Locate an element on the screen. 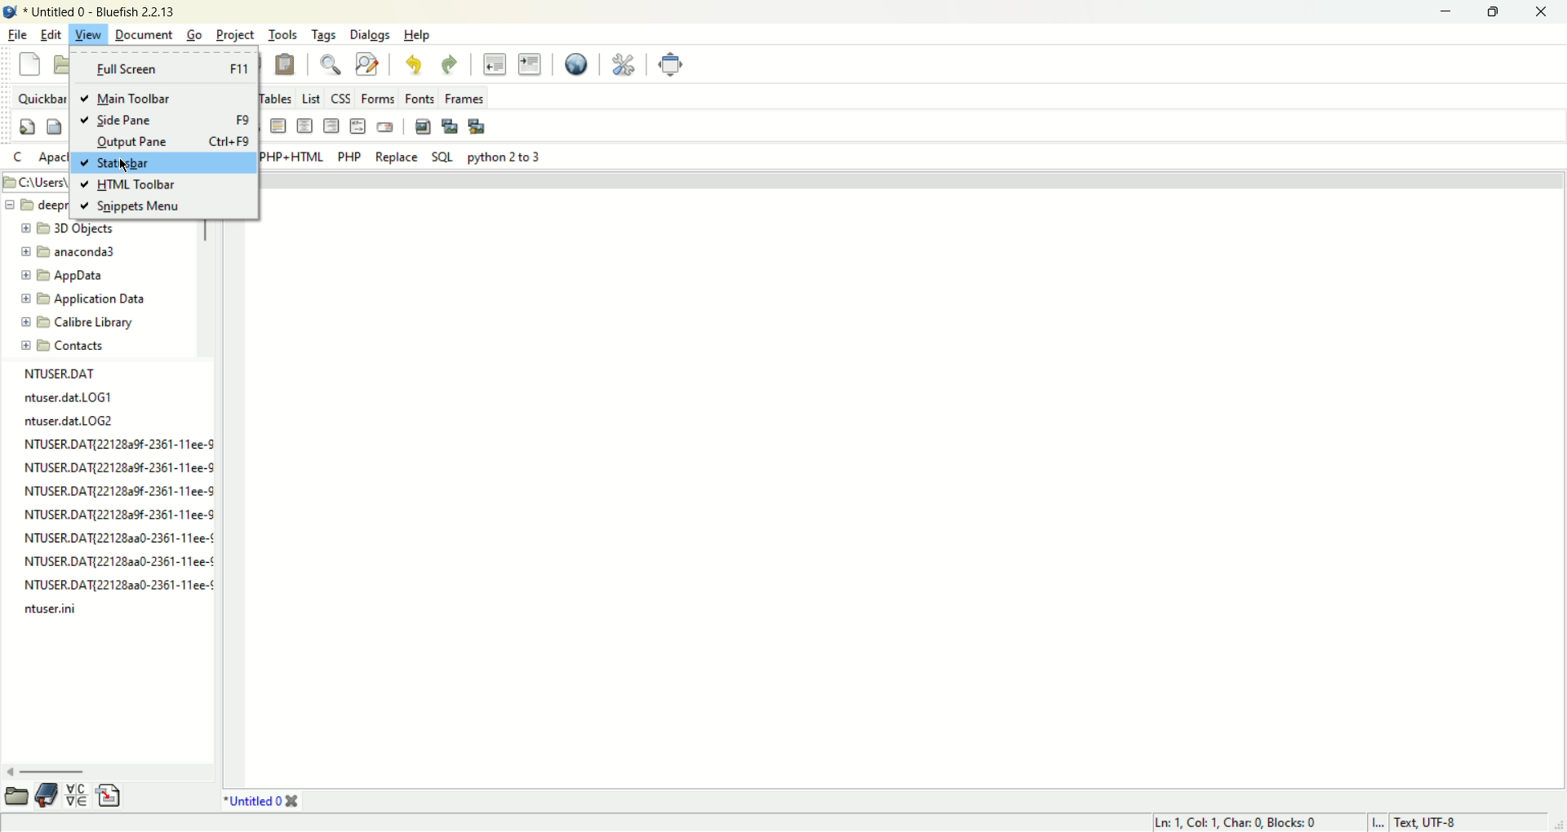 The width and height of the screenshot is (1567, 832). List is located at coordinates (310, 100).